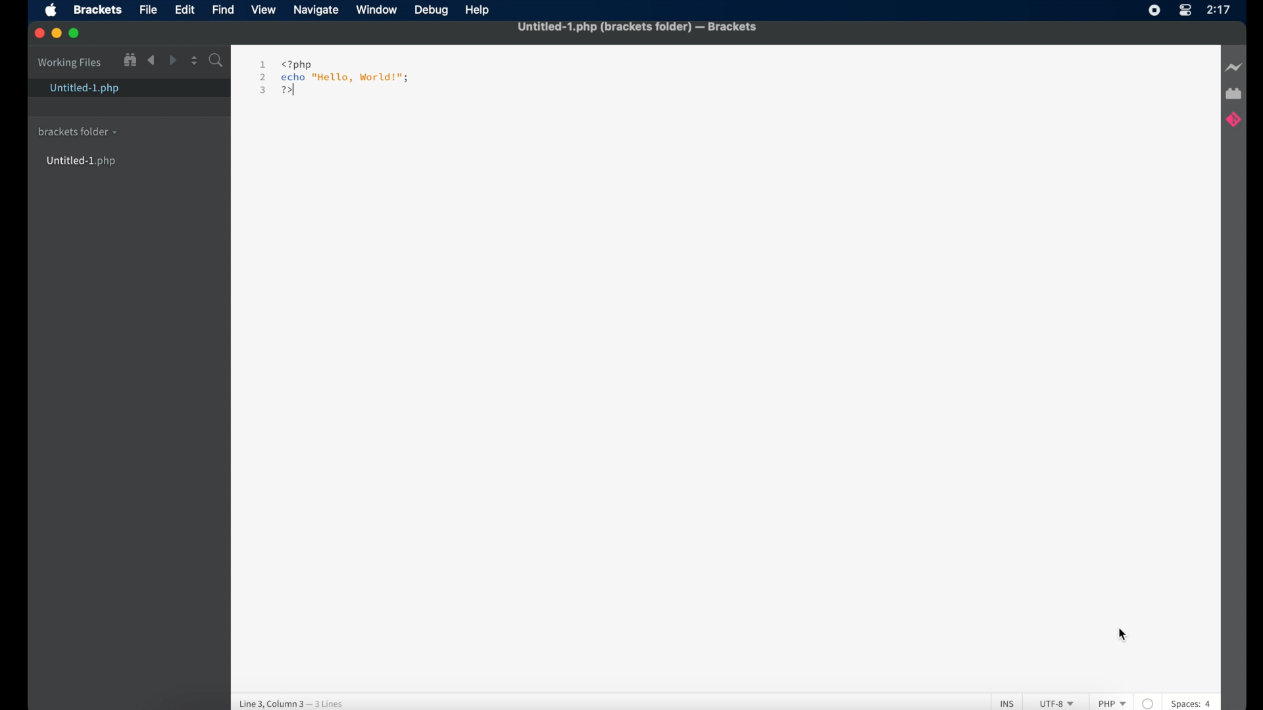  What do you see at coordinates (334, 79) in the screenshot?
I see `1 <2php
2 echo "Hello, World!";
3` at bounding box center [334, 79].